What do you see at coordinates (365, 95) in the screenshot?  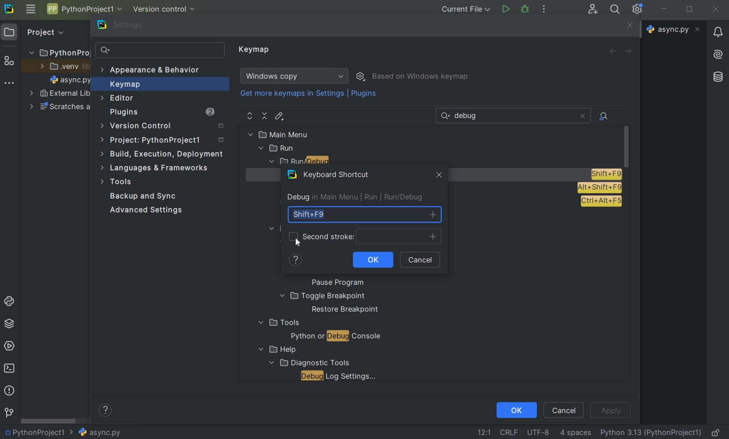 I see `plugins` at bounding box center [365, 95].